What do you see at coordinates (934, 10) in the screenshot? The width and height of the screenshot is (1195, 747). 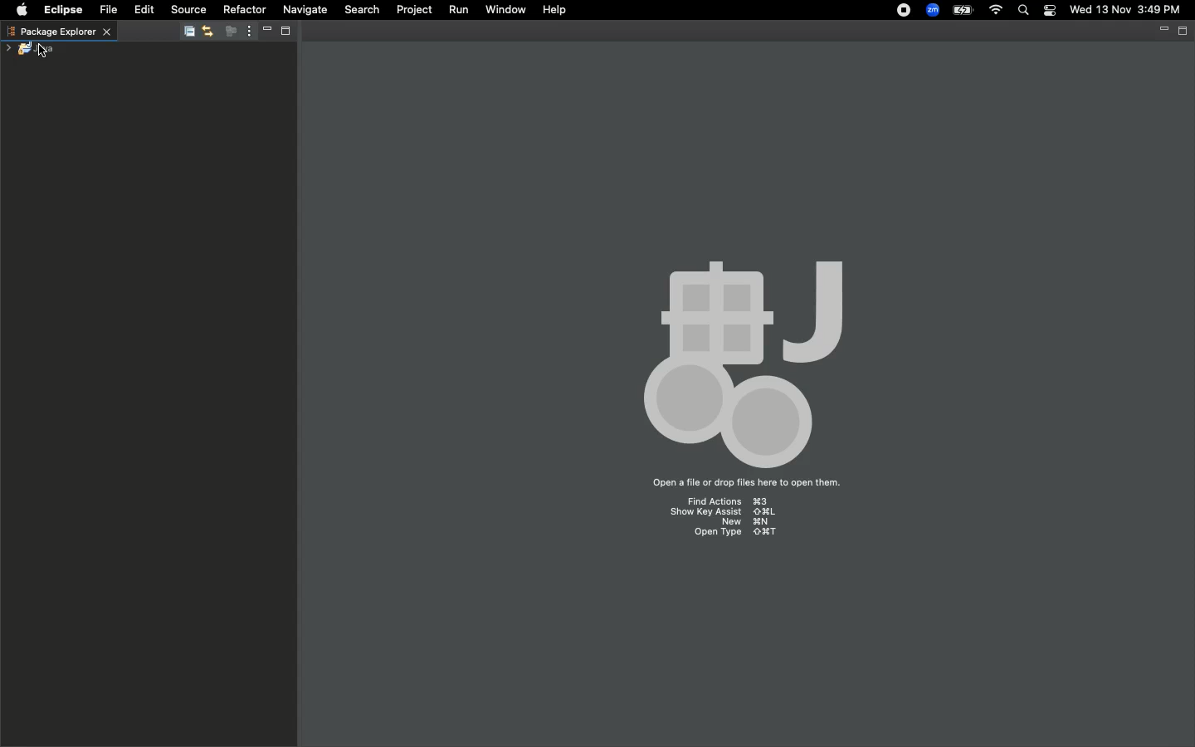 I see `Zoom` at bounding box center [934, 10].